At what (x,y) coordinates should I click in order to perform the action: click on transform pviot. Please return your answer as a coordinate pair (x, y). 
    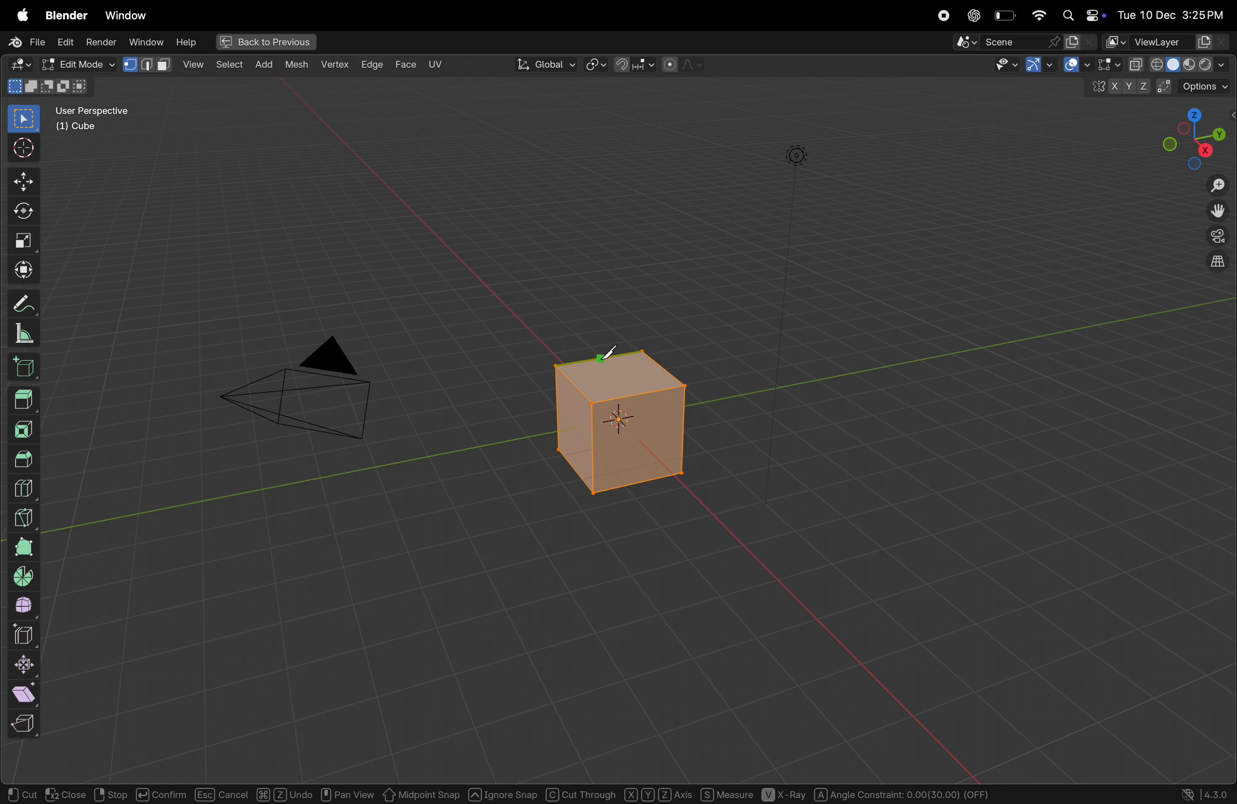
    Looking at the image, I should click on (596, 65).